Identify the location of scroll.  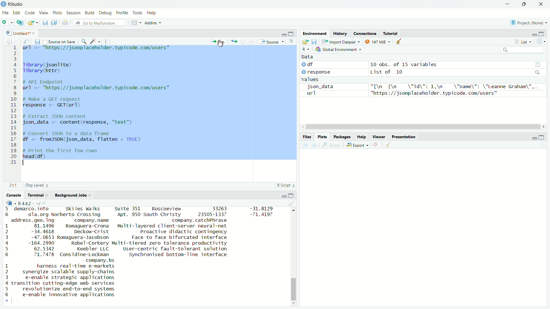
(423, 127).